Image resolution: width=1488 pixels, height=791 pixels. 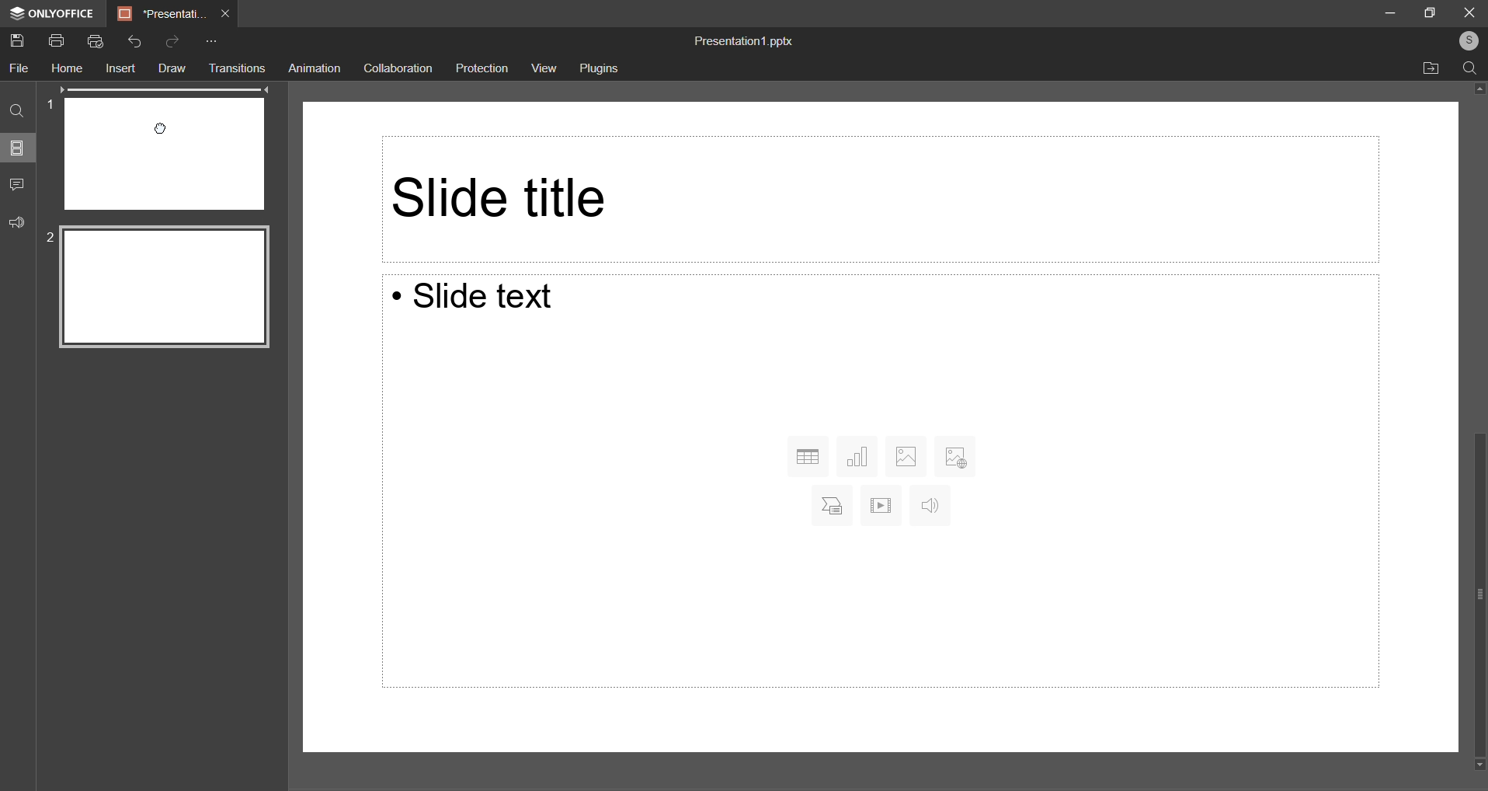 I want to click on Customize Quick Path, so click(x=209, y=44).